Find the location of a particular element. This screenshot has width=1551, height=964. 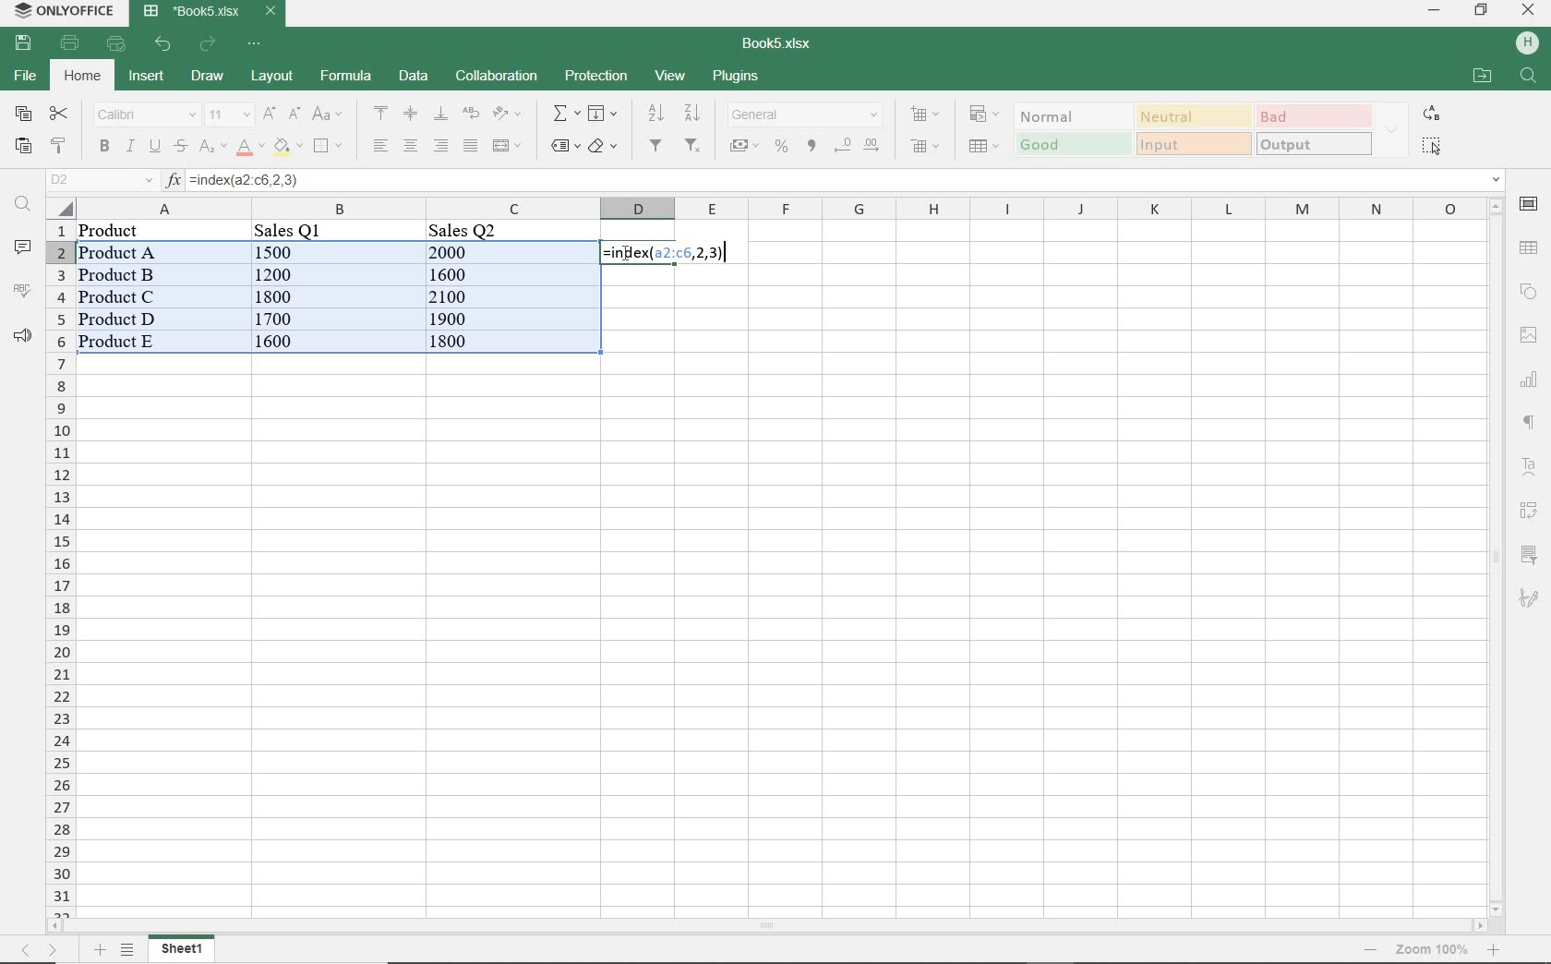

hp is located at coordinates (1529, 44).